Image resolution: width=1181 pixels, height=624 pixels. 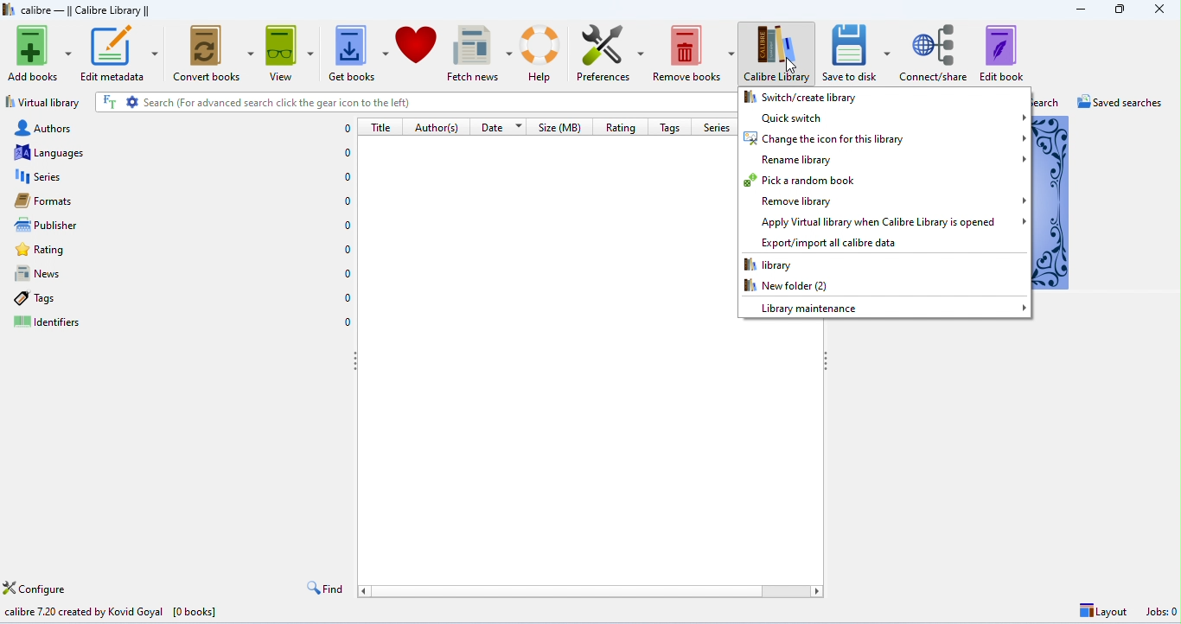 I want to click on cursor, so click(x=790, y=68).